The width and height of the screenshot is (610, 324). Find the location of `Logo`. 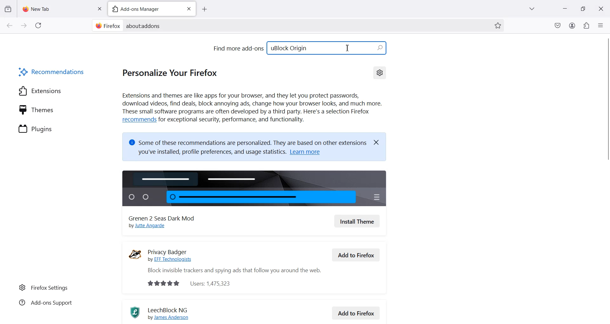

Logo is located at coordinates (132, 312).